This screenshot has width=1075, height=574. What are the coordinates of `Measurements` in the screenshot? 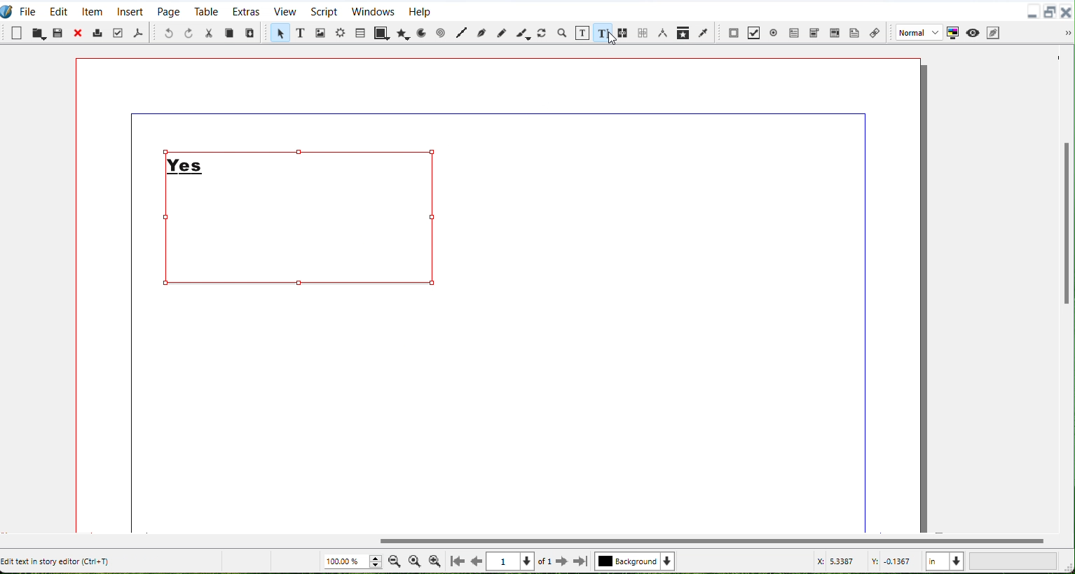 It's located at (664, 33).